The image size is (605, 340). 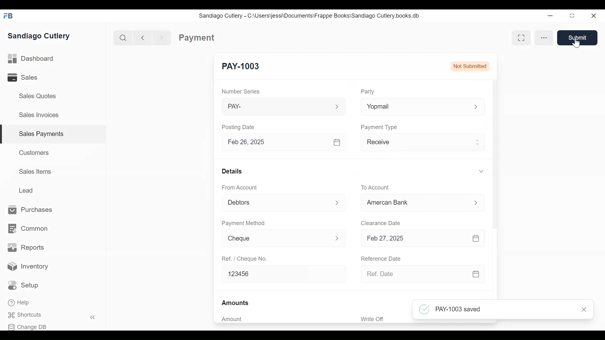 What do you see at coordinates (274, 142) in the screenshot?
I see `Feb 26, 2025` at bounding box center [274, 142].